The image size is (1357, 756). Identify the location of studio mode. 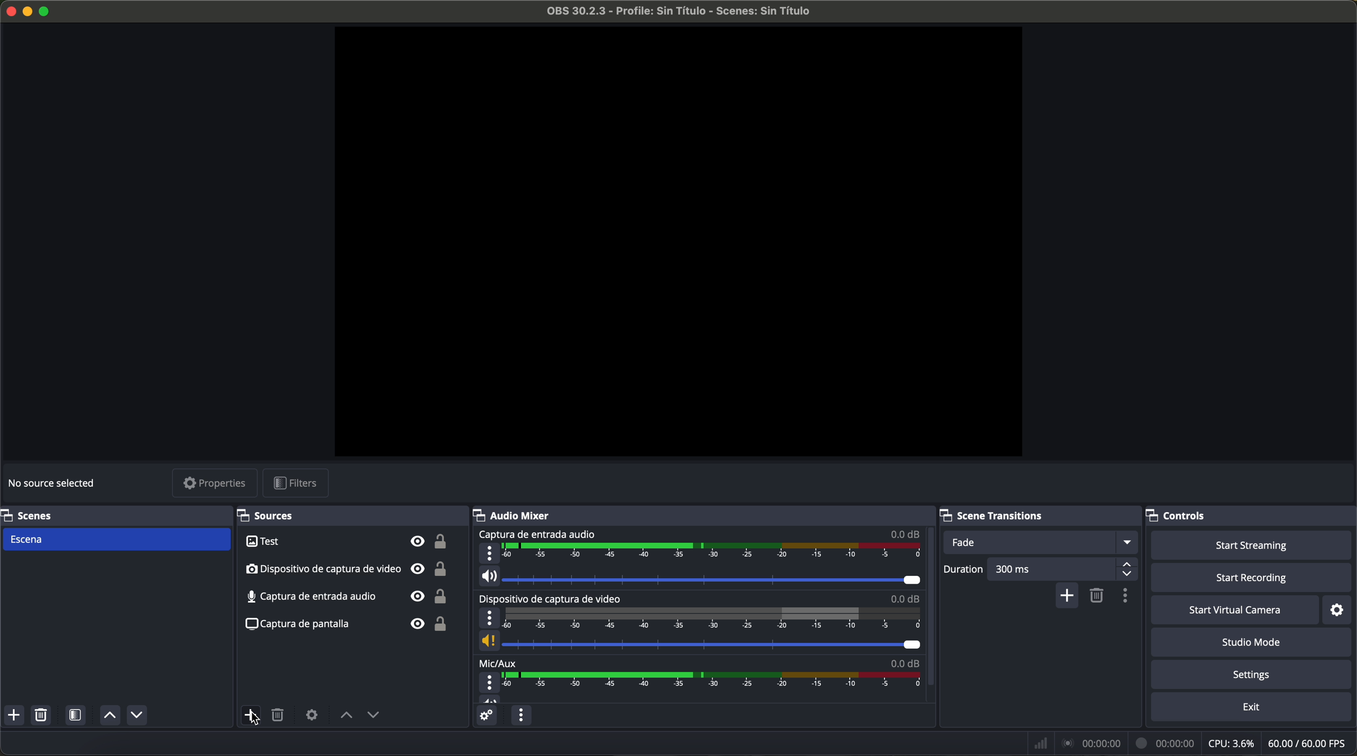
(1254, 643).